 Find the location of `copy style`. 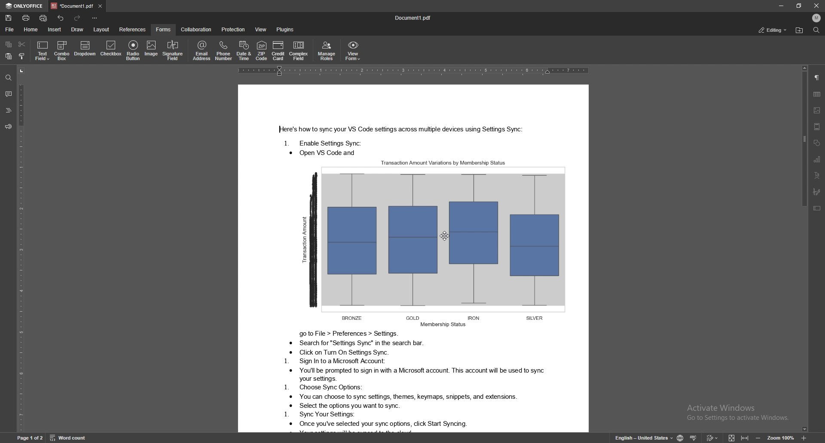

copy style is located at coordinates (22, 57).